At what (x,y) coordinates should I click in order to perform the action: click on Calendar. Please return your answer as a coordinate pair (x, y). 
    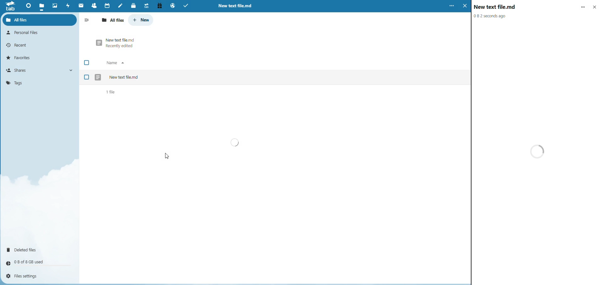
    Looking at the image, I should click on (107, 5).